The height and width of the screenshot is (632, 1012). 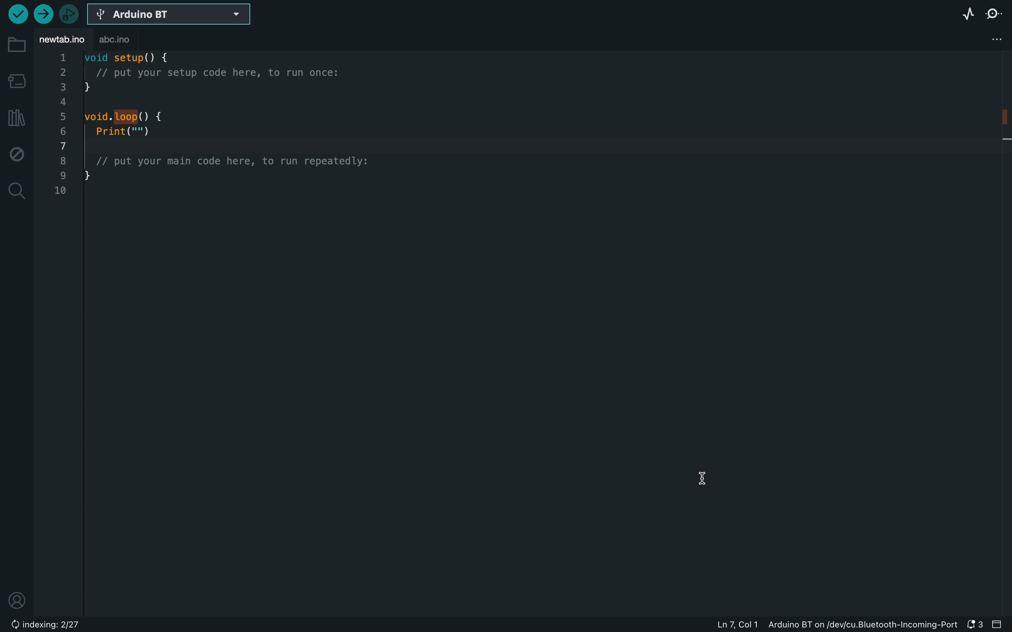 I want to click on search, so click(x=16, y=190).